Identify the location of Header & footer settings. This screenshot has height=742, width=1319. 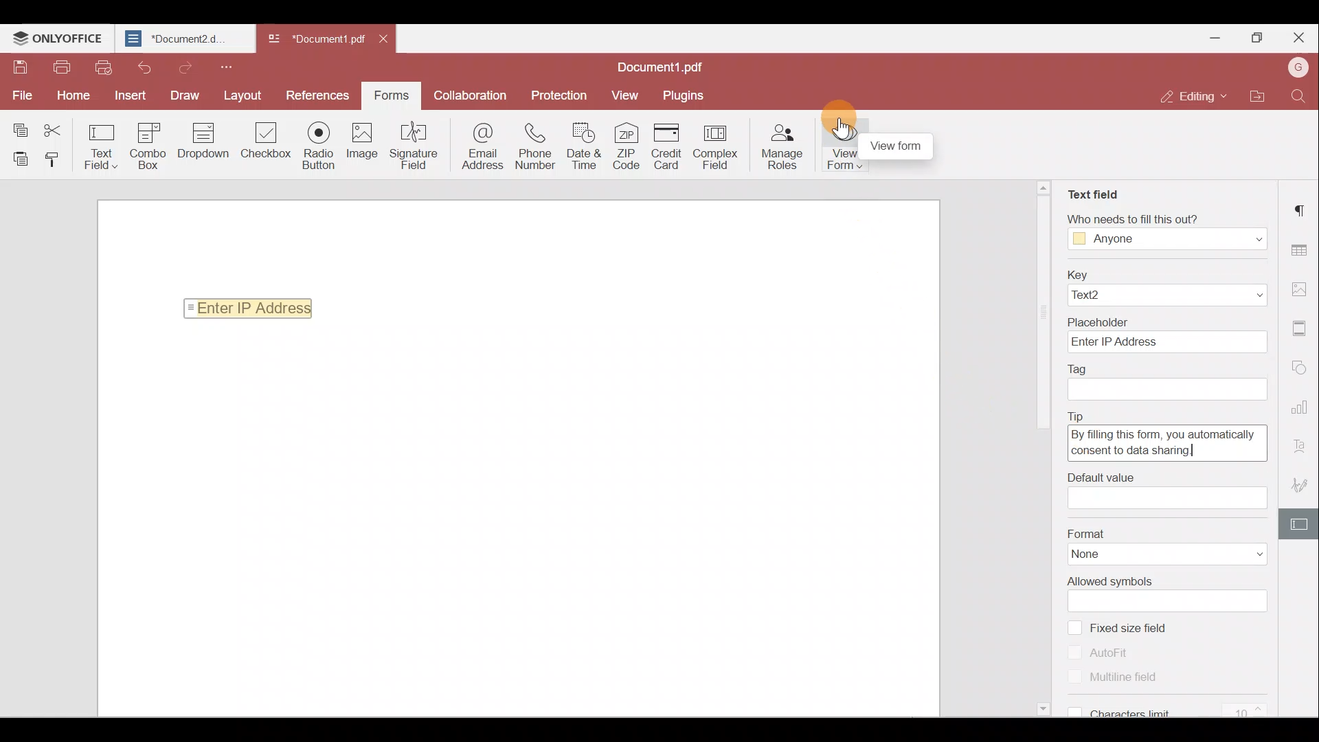
(1302, 328).